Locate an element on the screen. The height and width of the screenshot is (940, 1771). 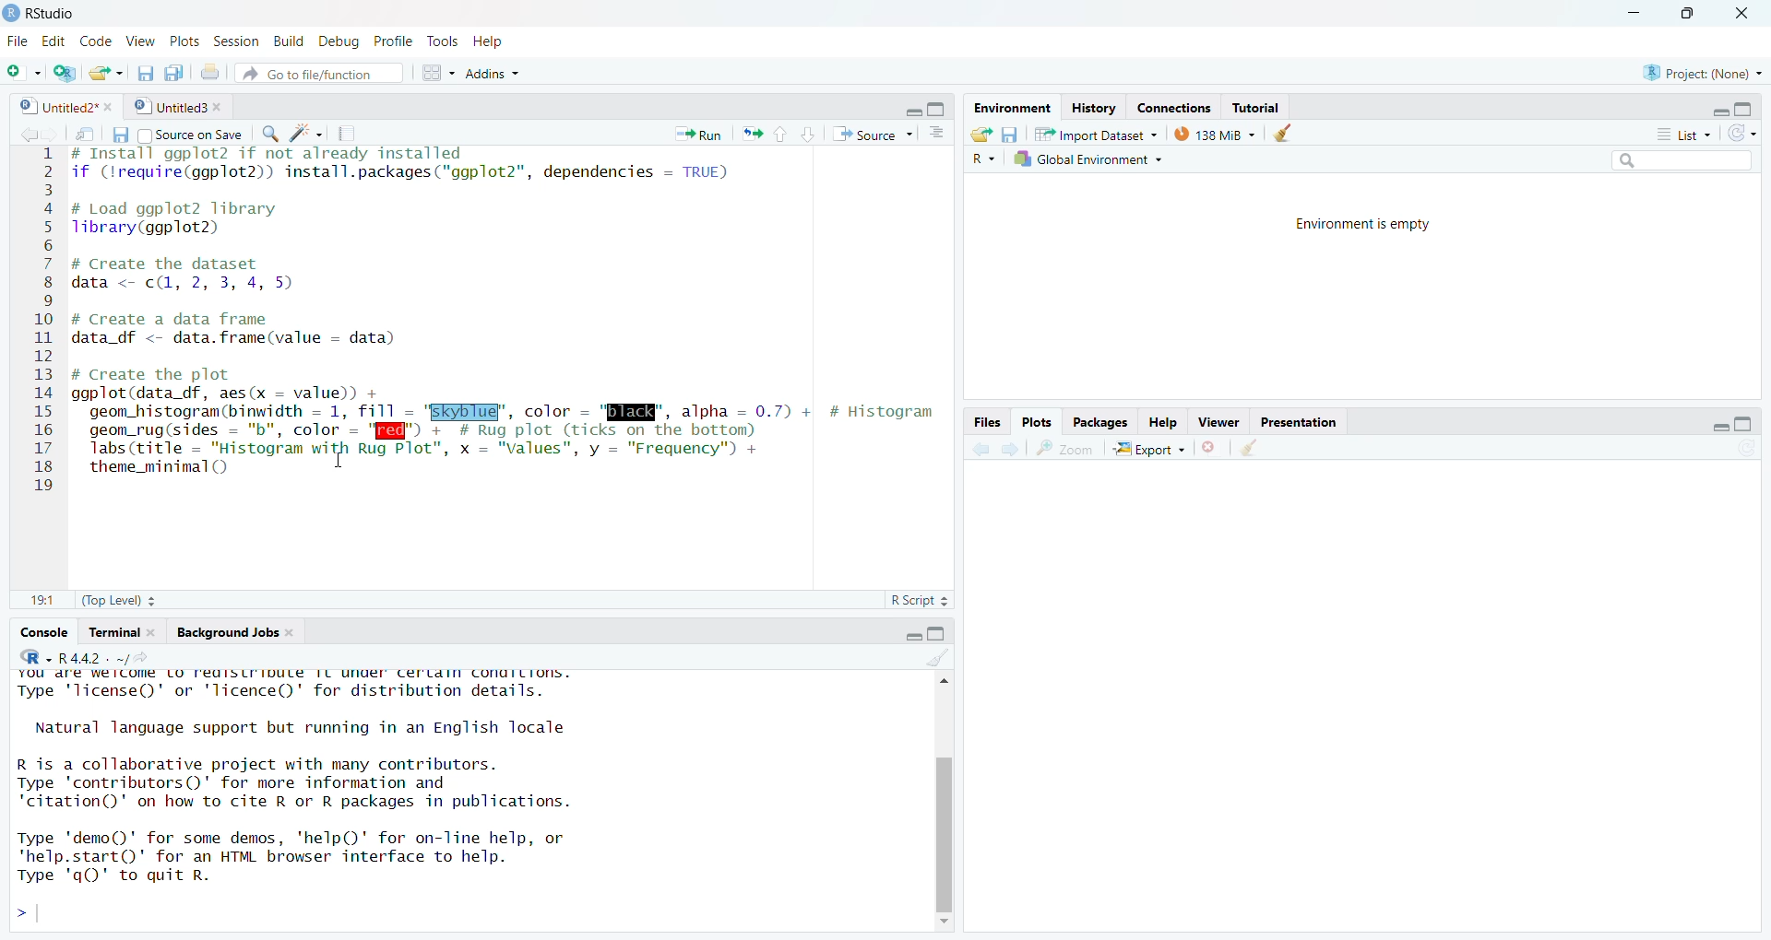
File is located at coordinates (16, 38).